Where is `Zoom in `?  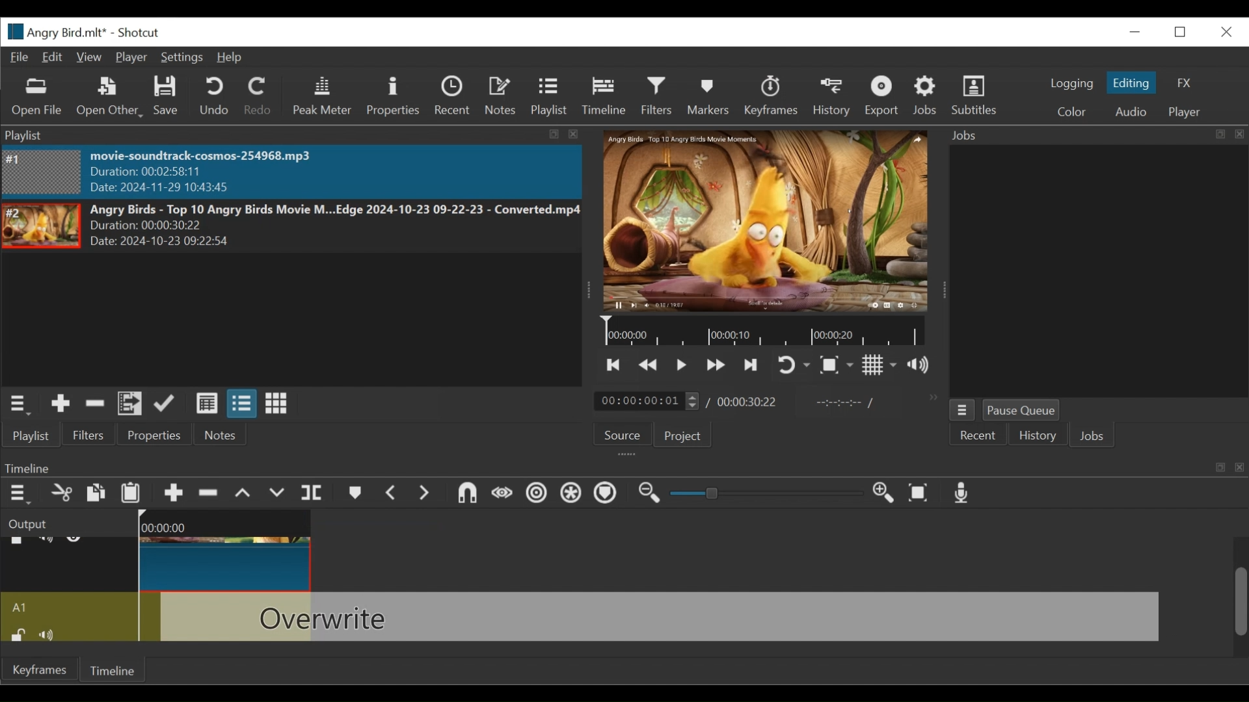
Zoom in  is located at coordinates (888, 493).